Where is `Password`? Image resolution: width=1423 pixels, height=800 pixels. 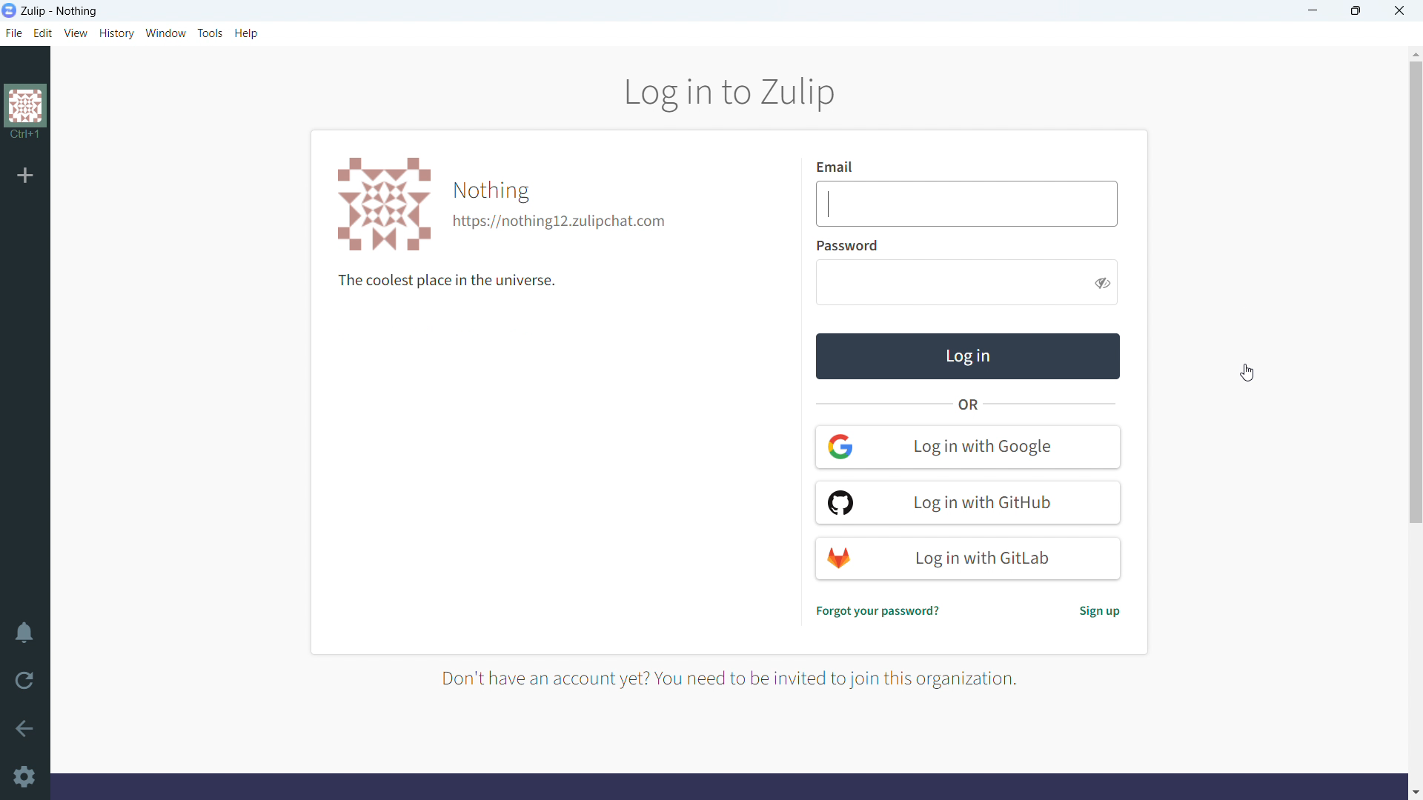 Password is located at coordinates (852, 245).